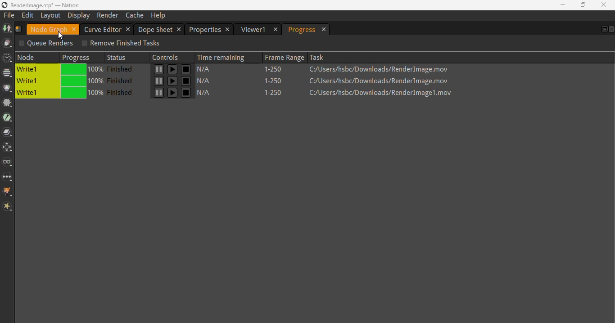  What do you see at coordinates (382, 93) in the screenshot?
I see `task location` at bounding box center [382, 93].